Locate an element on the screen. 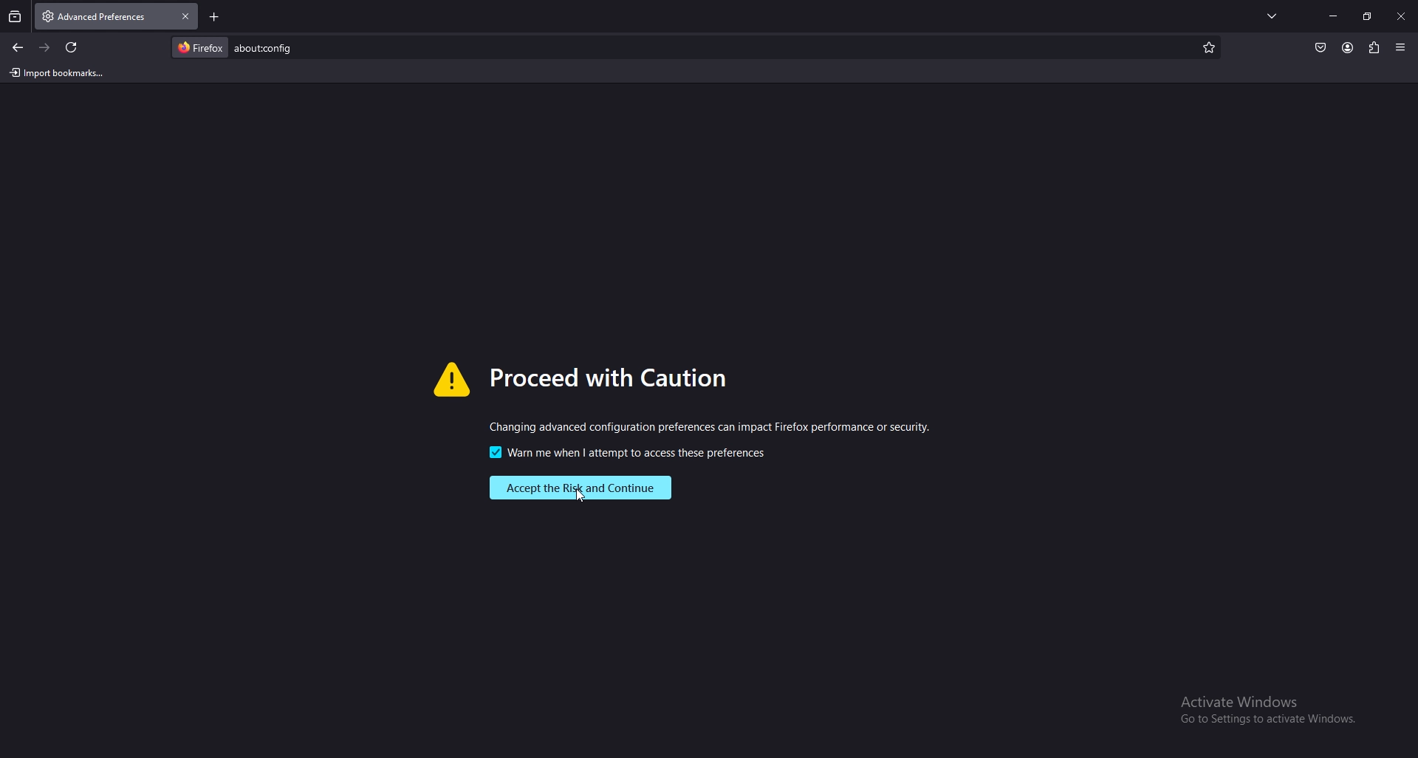 The width and height of the screenshot is (1418, 758). save to pocket is located at coordinates (1321, 48).